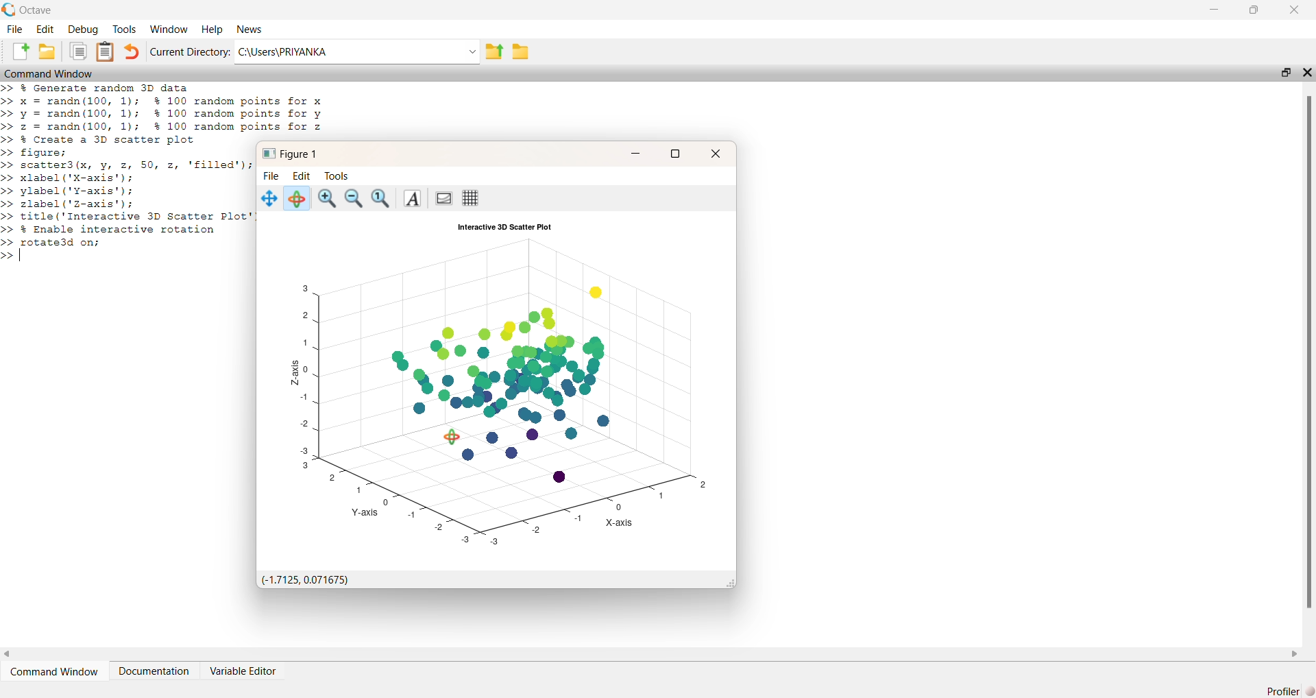 The image size is (1316, 698). Describe the element at coordinates (504, 227) in the screenshot. I see `Interactive 3D Scatter Plot` at that location.